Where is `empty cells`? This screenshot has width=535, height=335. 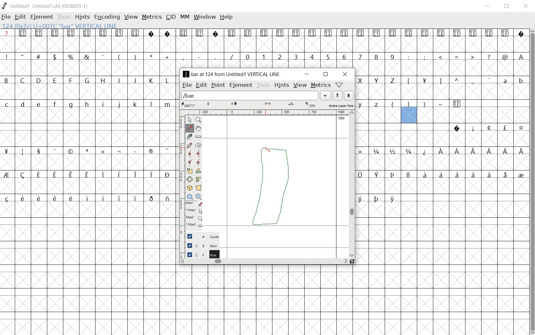 empty cells is located at coordinates (89, 68).